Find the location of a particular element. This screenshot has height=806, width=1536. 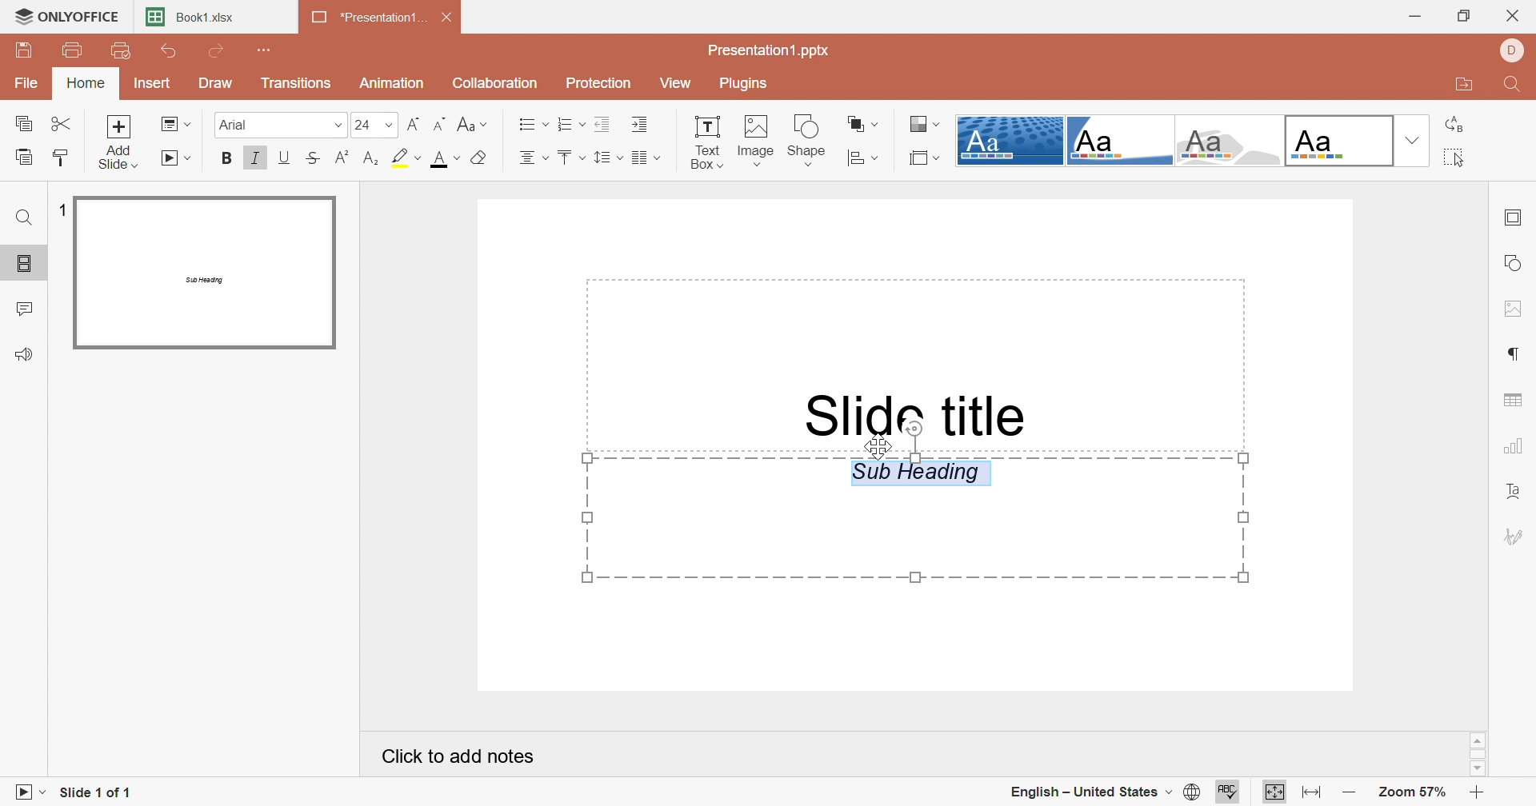

Draw is located at coordinates (216, 83).